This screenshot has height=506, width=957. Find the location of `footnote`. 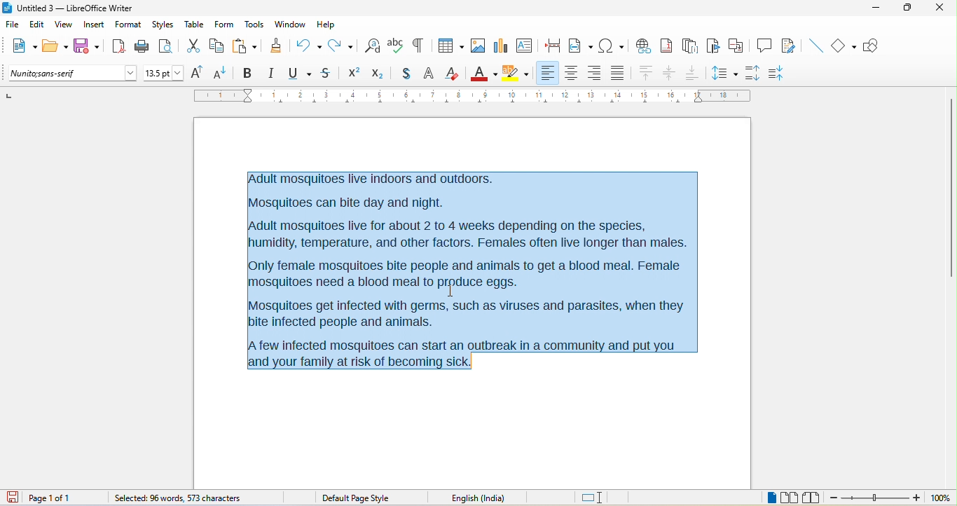

footnote is located at coordinates (669, 46).